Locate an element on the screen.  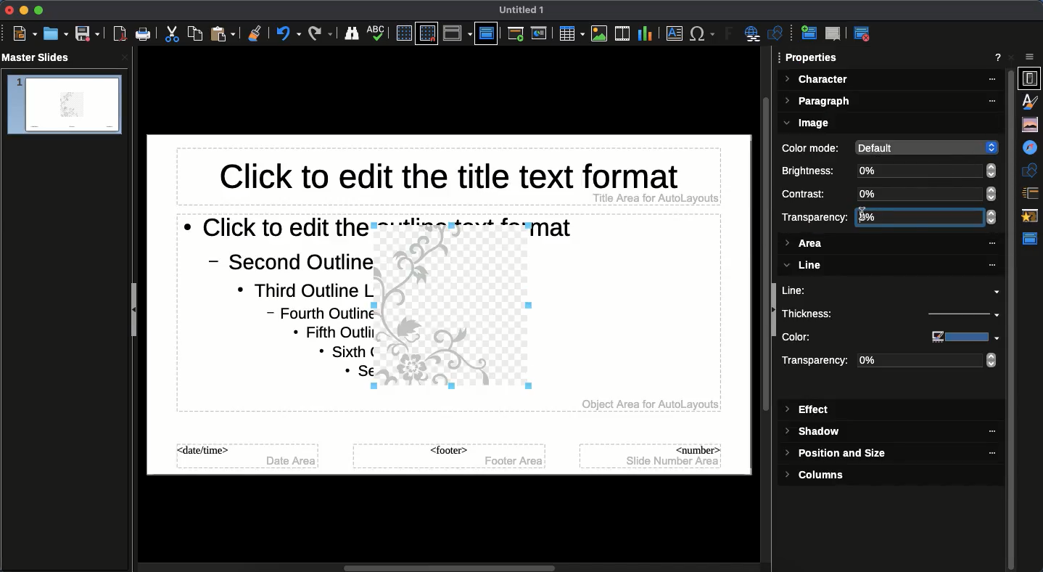
0% is located at coordinates (928, 361).